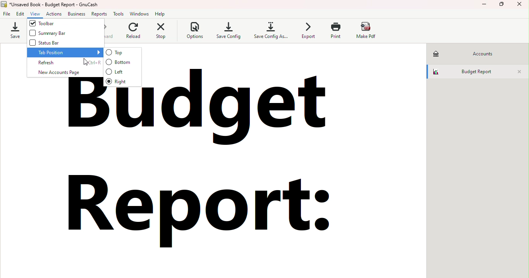 Image resolution: width=529 pixels, height=278 pixels. What do you see at coordinates (65, 72) in the screenshot?
I see `New account` at bounding box center [65, 72].